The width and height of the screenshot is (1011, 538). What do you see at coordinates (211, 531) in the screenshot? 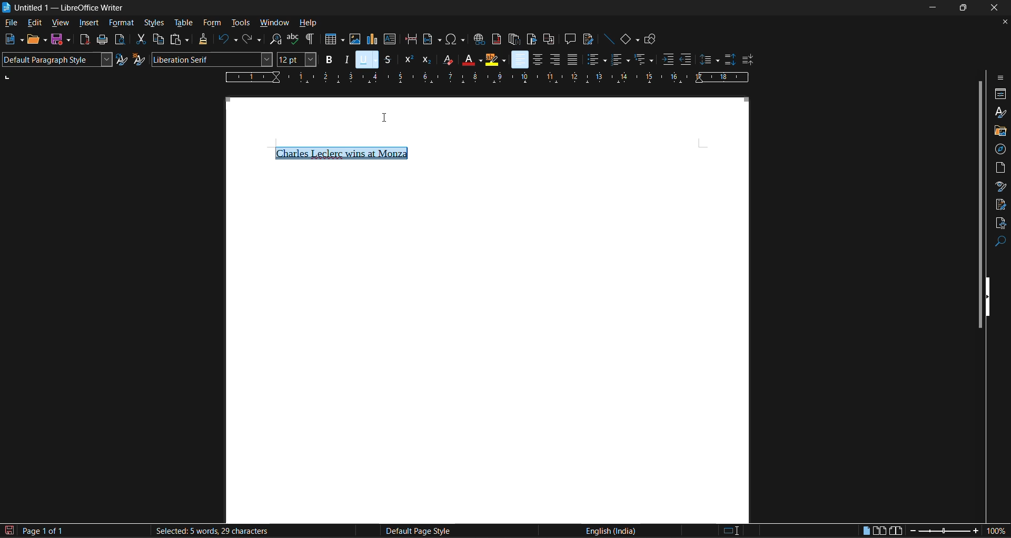
I see `selected word and character count` at bounding box center [211, 531].